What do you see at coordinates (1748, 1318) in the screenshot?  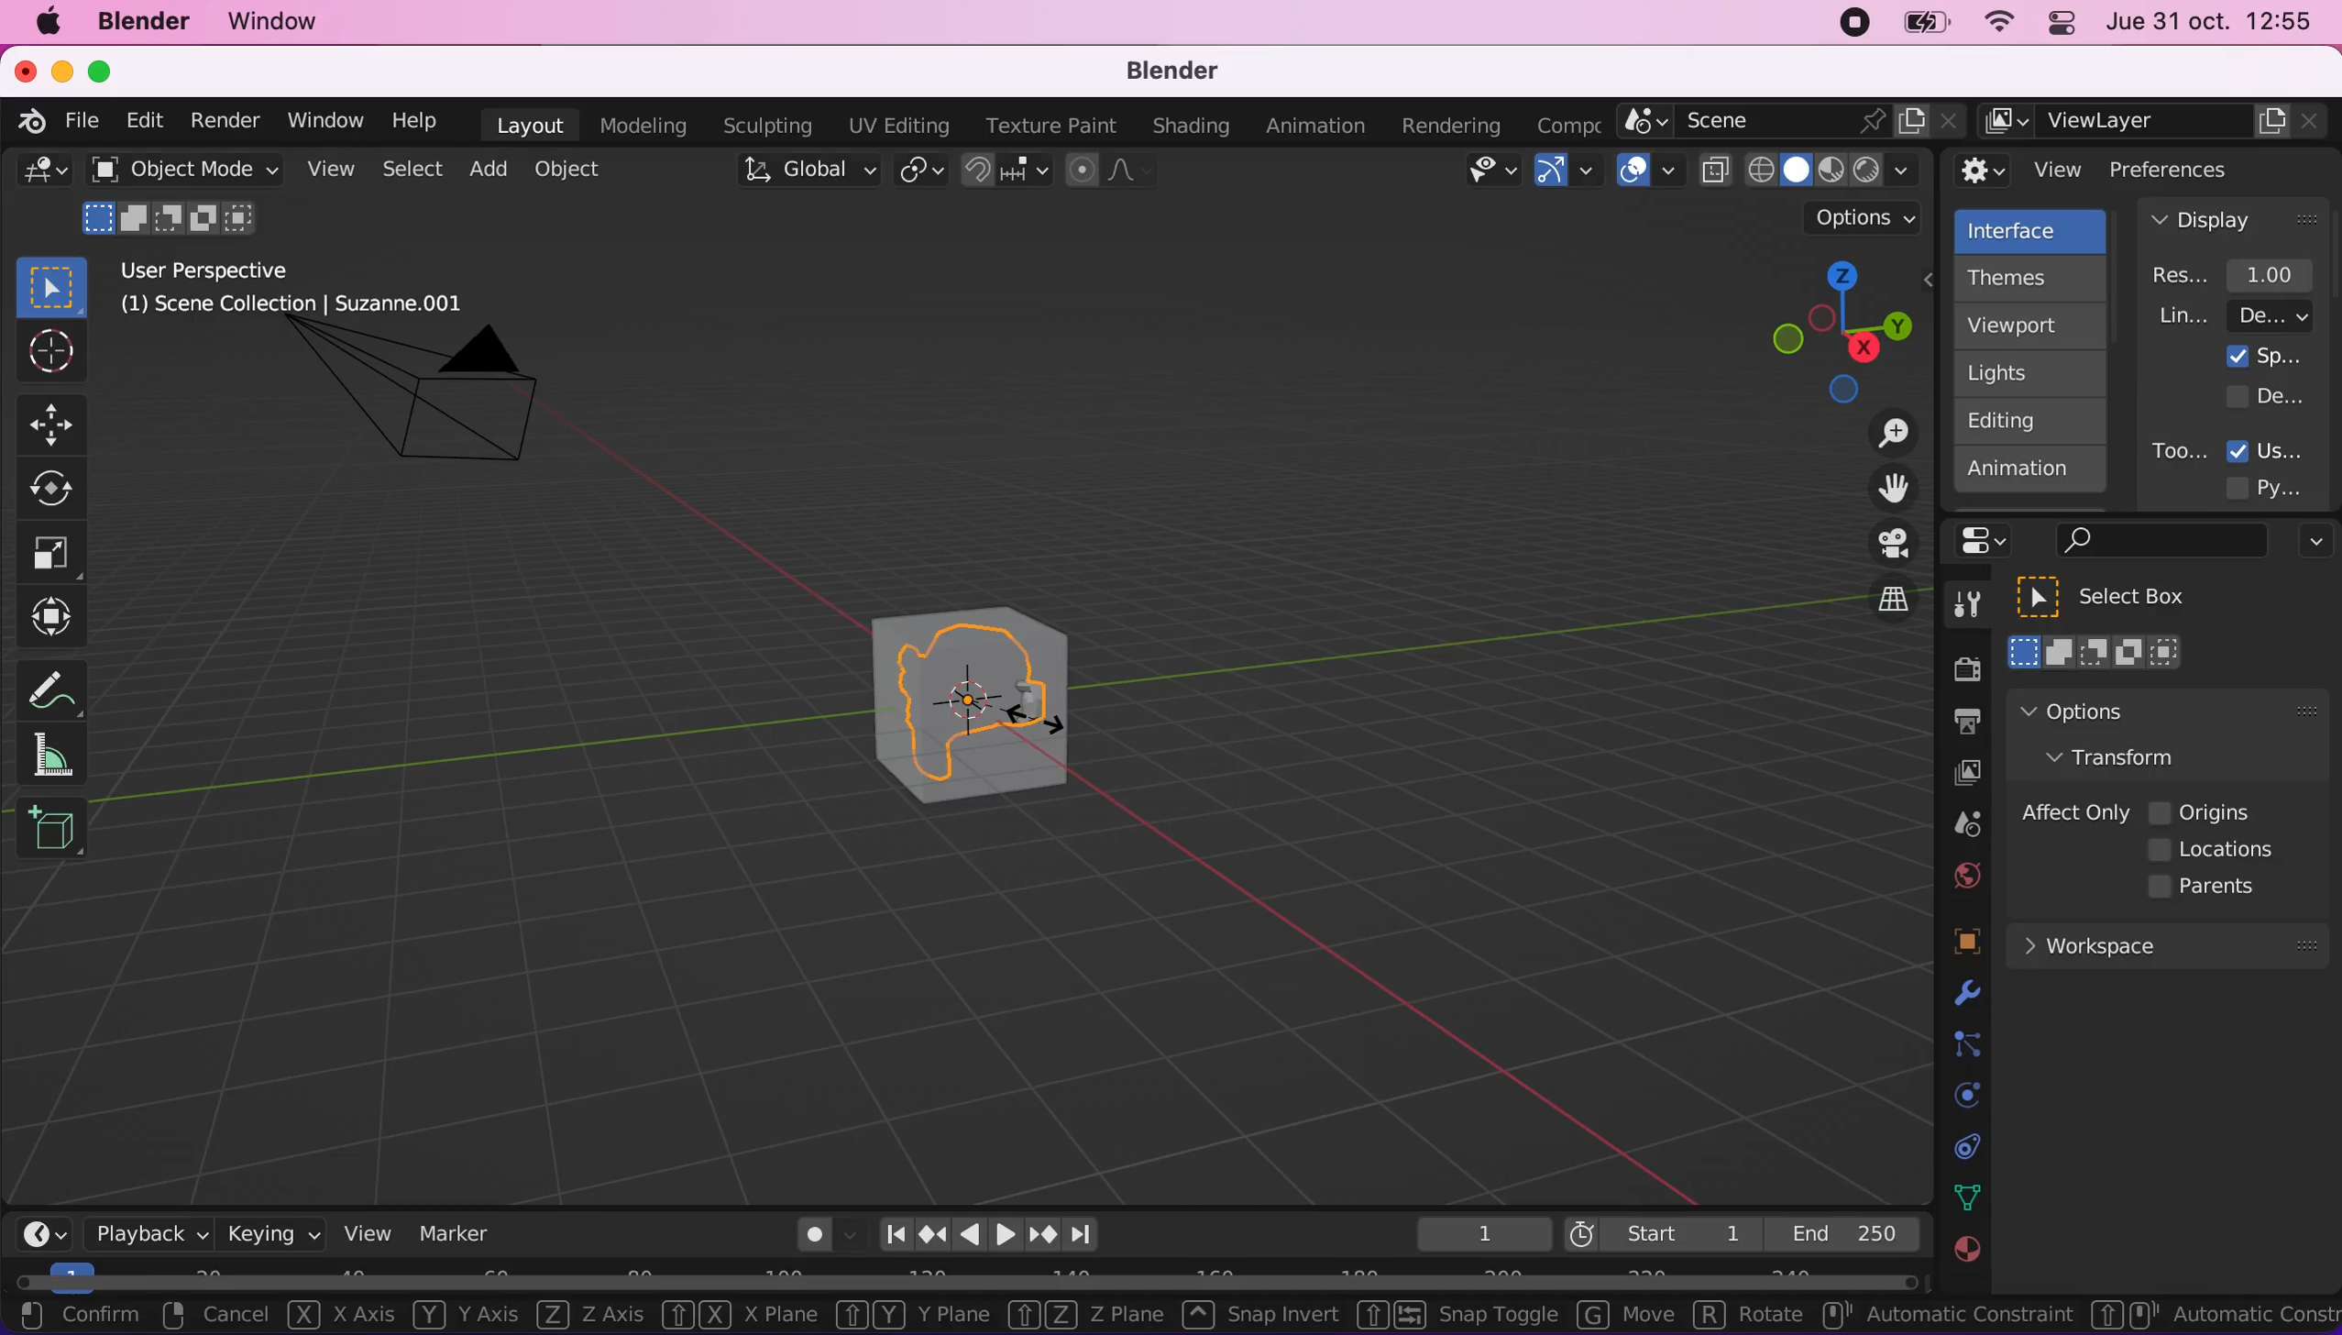 I see `rotate` at bounding box center [1748, 1318].